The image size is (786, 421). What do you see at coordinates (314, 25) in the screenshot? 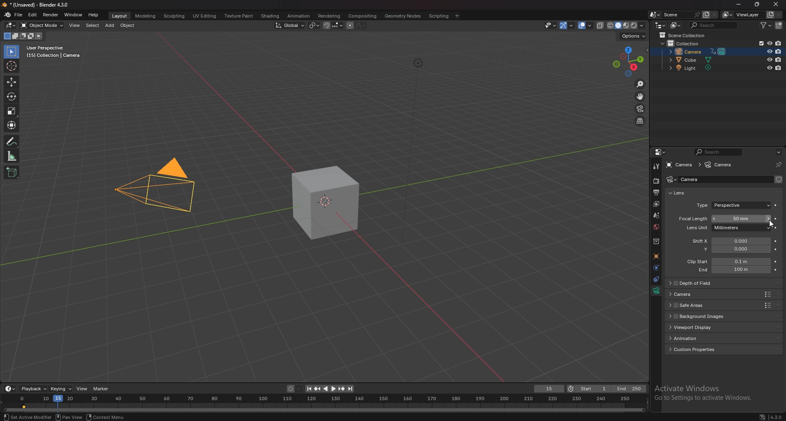
I see `transform pivot point` at bounding box center [314, 25].